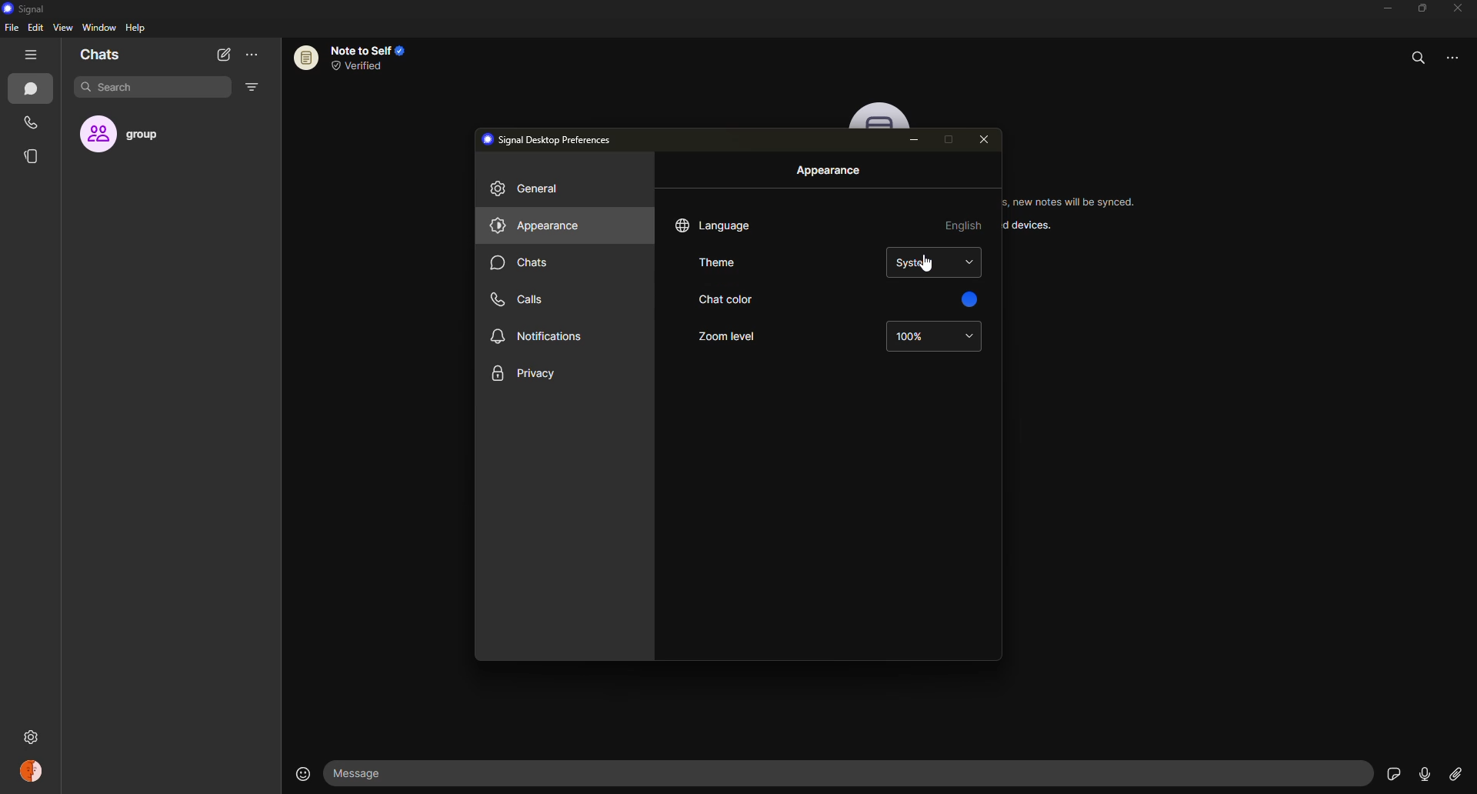 This screenshot has width=1477, height=794. I want to click on close, so click(1460, 9).